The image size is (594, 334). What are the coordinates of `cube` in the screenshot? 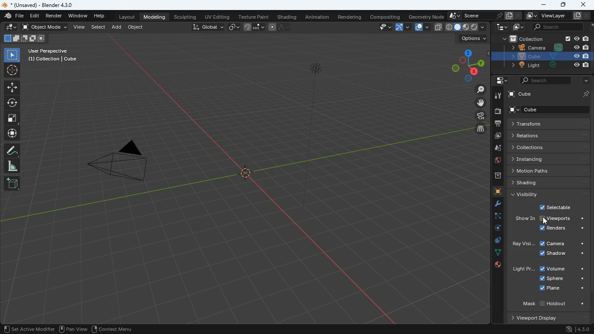 It's located at (495, 192).